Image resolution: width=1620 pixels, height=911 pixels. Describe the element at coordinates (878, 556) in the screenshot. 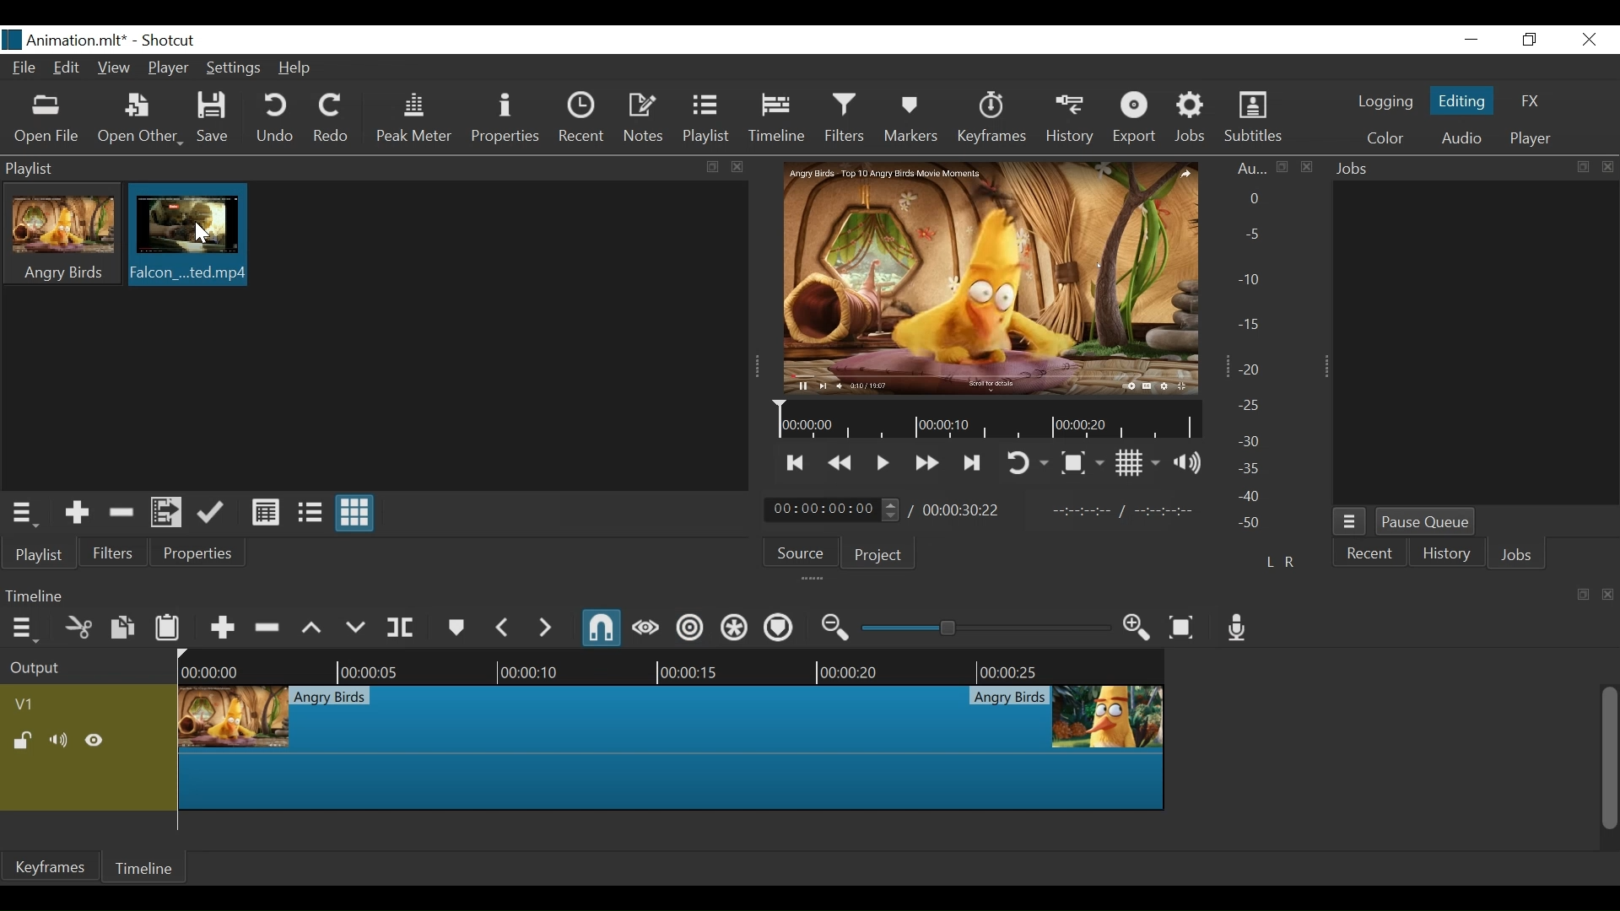

I see `Project` at that location.